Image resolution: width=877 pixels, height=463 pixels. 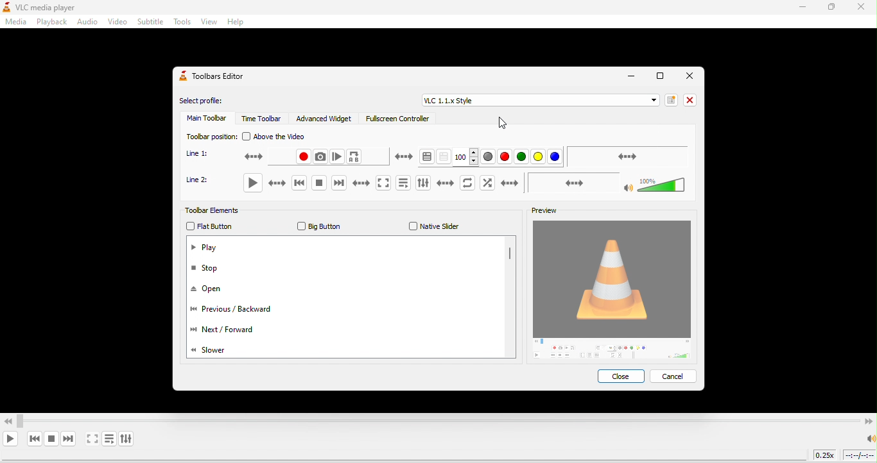 What do you see at coordinates (209, 136) in the screenshot?
I see `toolbar position` at bounding box center [209, 136].